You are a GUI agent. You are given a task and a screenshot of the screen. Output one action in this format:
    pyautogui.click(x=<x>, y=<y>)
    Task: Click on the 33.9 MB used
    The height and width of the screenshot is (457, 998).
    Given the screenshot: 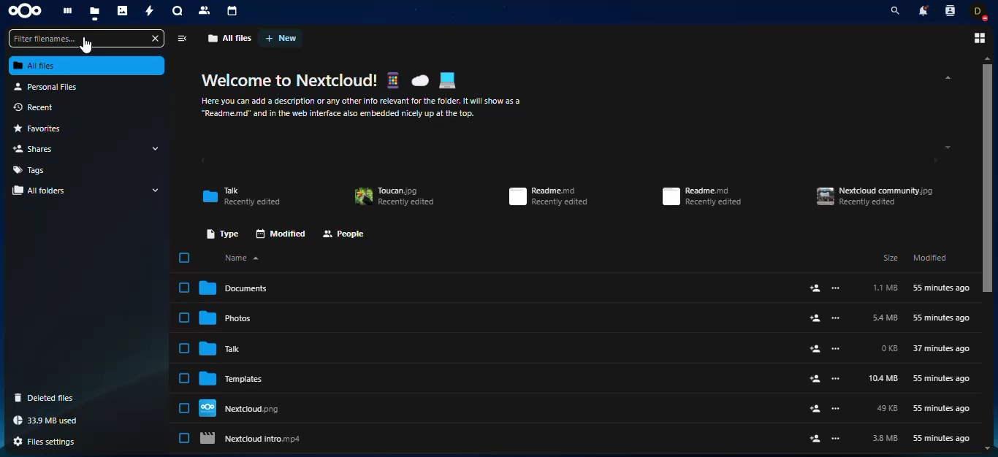 What is the action you would take?
    pyautogui.click(x=48, y=420)
    